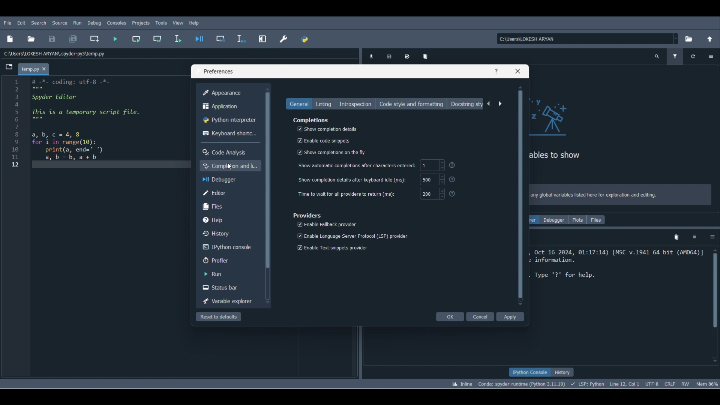 The width and height of the screenshot is (720, 405). Describe the element at coordinates (223, 151) in the screenshot. I see `Code Analysis` at that location.